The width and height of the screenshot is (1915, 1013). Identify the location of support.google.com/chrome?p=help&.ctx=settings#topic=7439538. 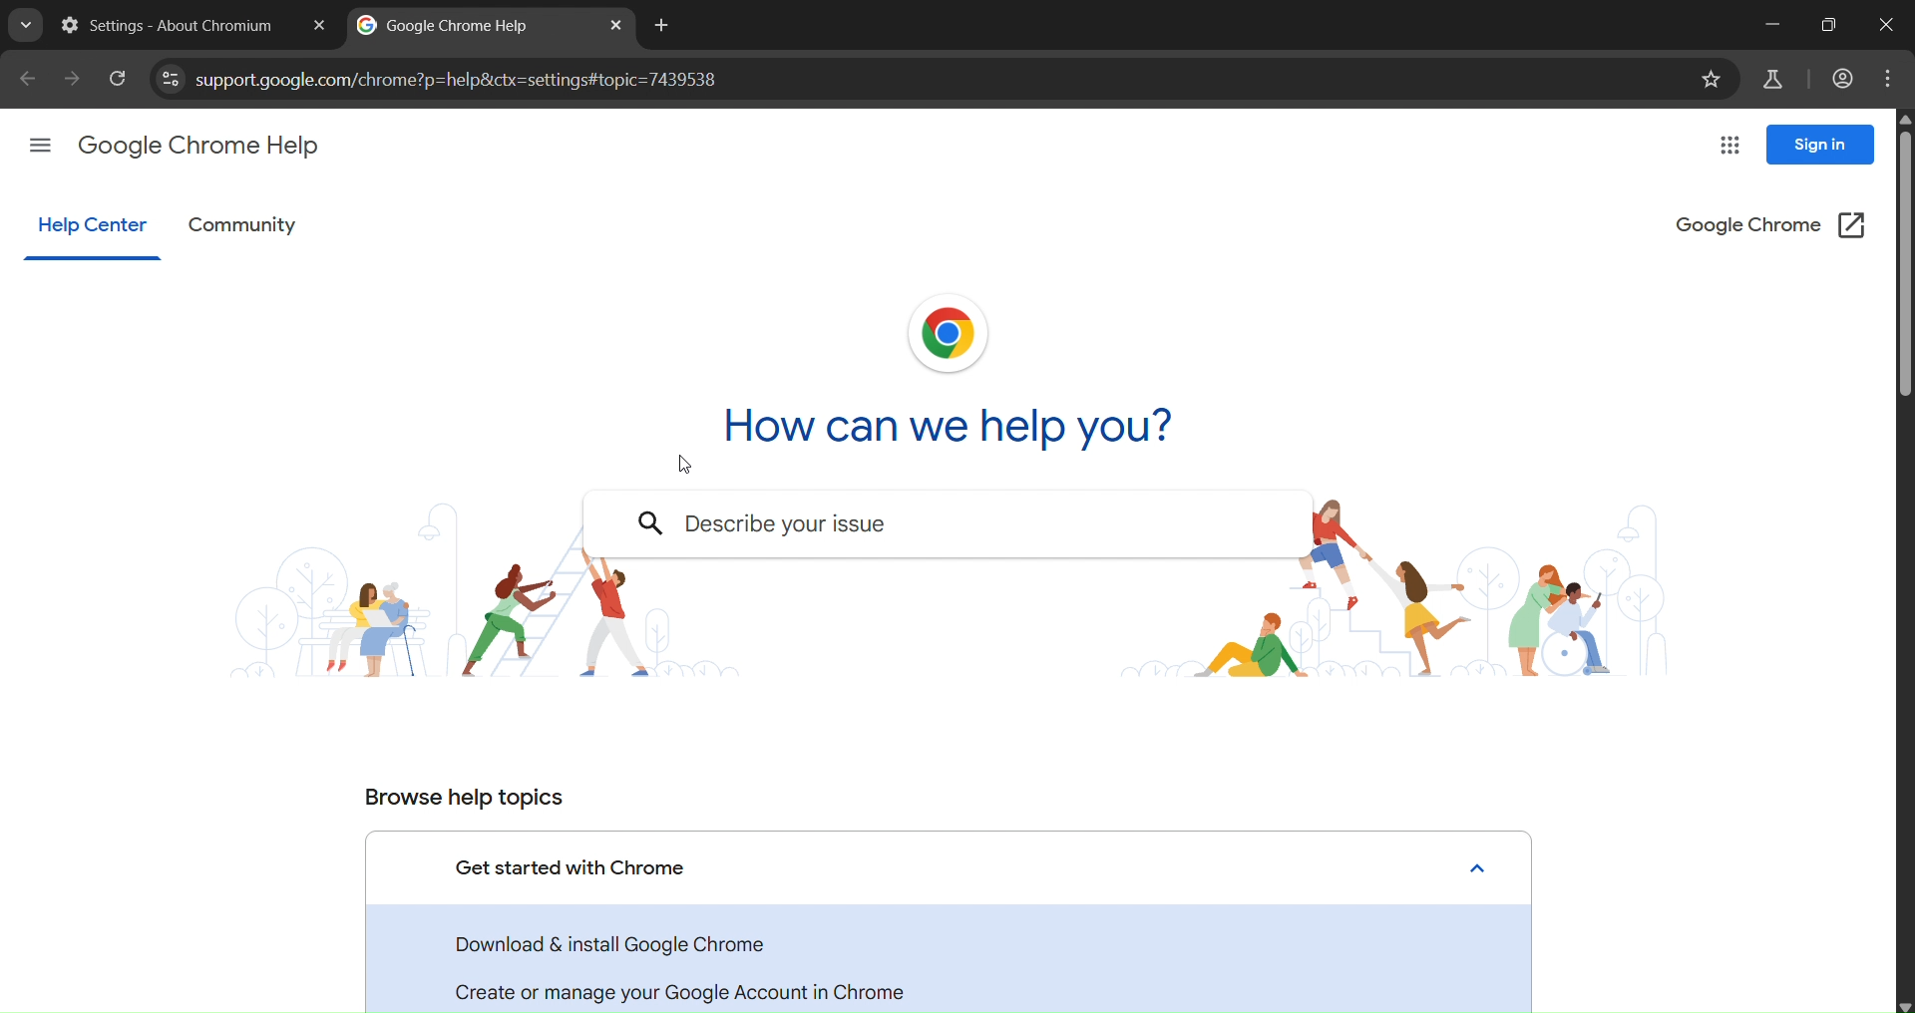
(473, 83).